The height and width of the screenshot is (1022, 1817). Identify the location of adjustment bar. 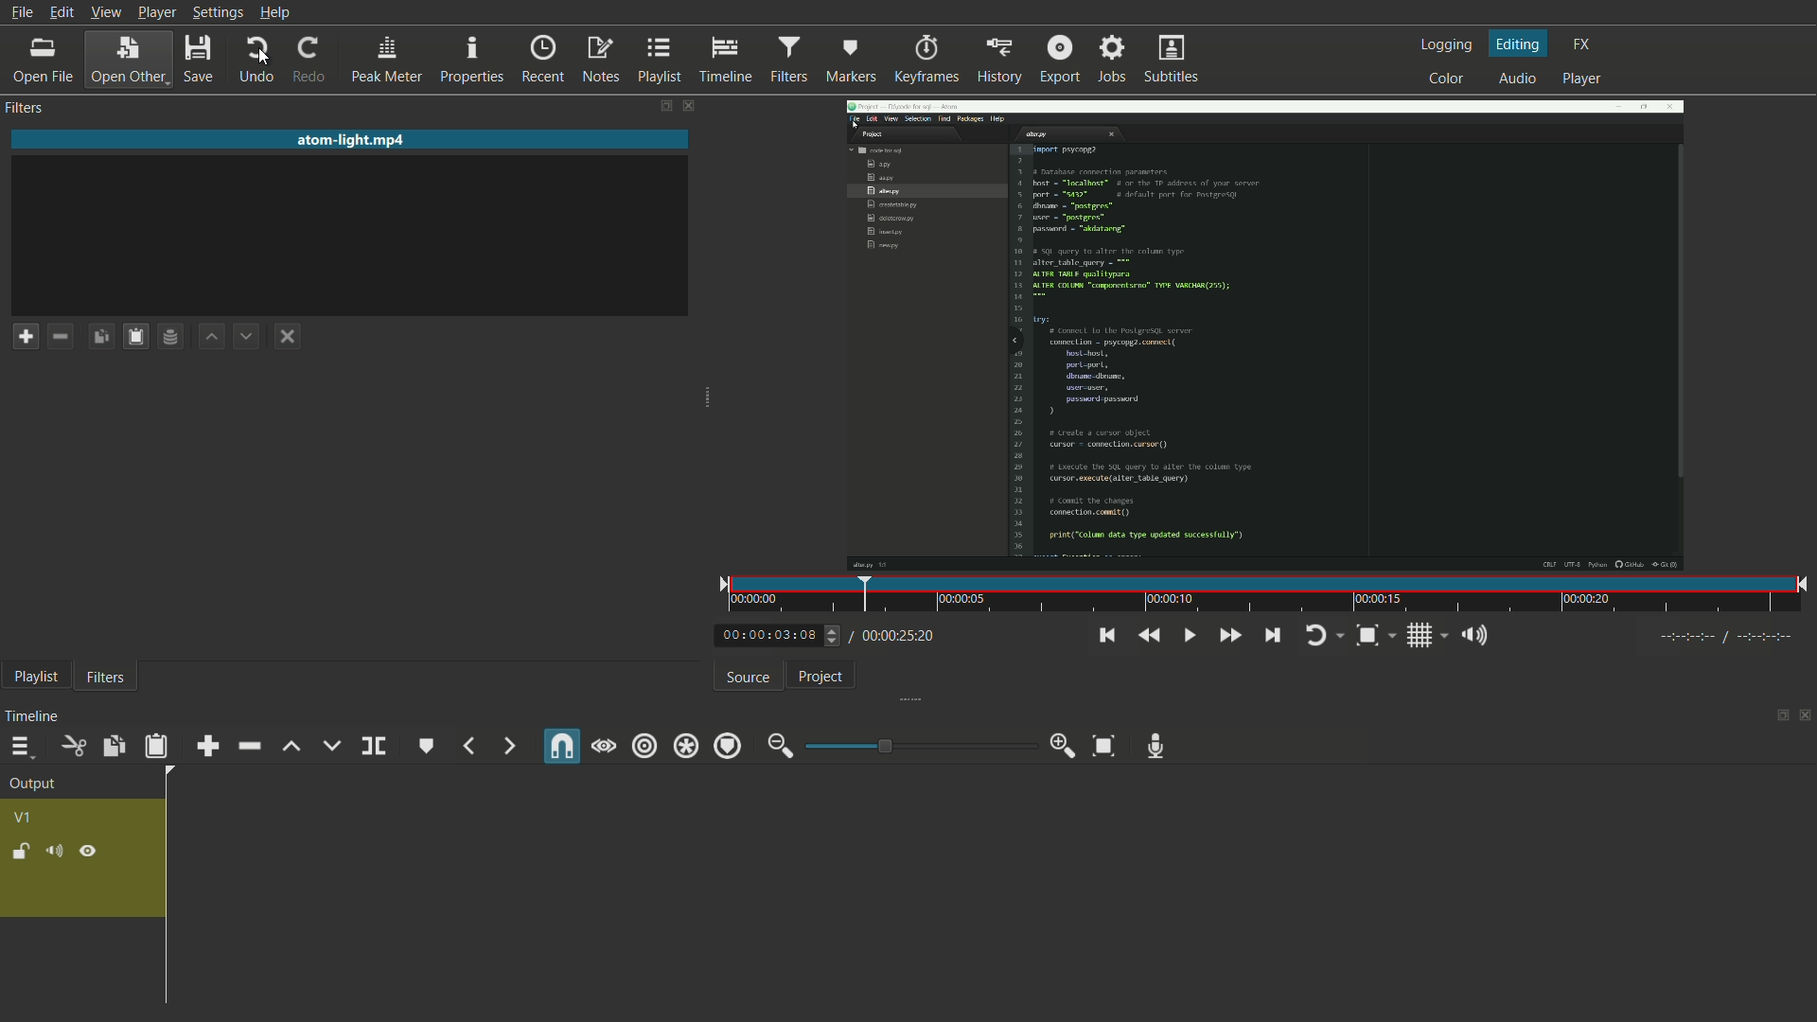
(921, 746).